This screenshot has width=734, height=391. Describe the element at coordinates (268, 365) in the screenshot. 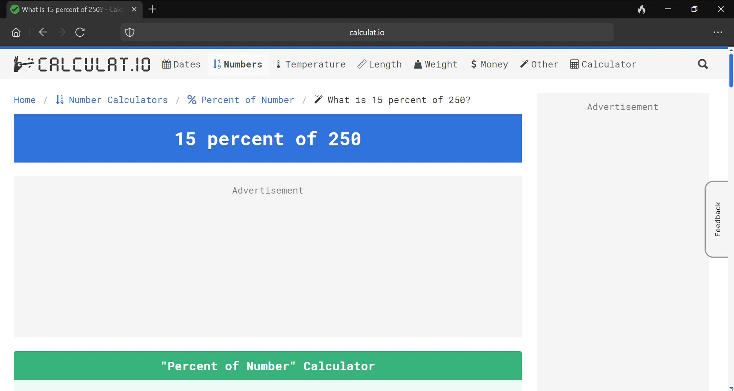

I see `"Percent of Number" Calculator` at that location.